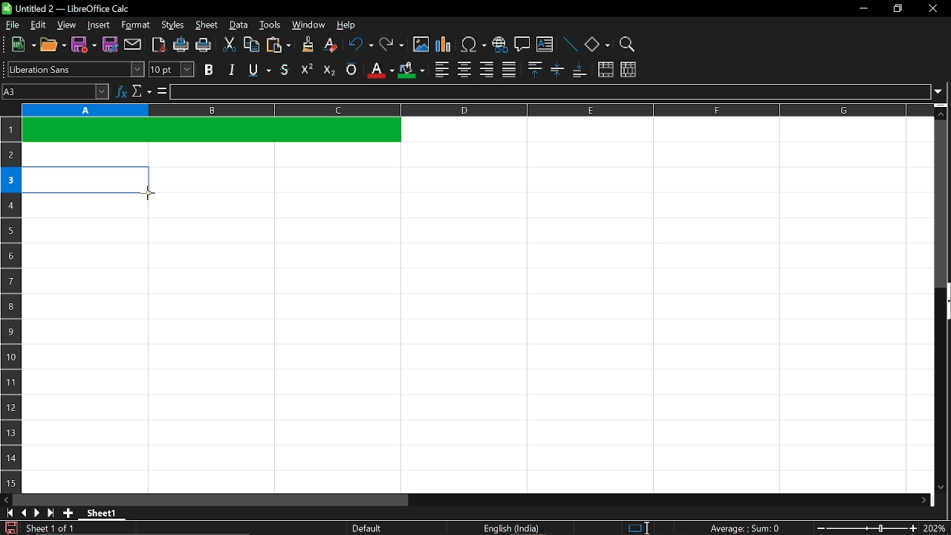  Describe the element at coordinates (351, 70) in the screenshot. I see `overline` at that location.